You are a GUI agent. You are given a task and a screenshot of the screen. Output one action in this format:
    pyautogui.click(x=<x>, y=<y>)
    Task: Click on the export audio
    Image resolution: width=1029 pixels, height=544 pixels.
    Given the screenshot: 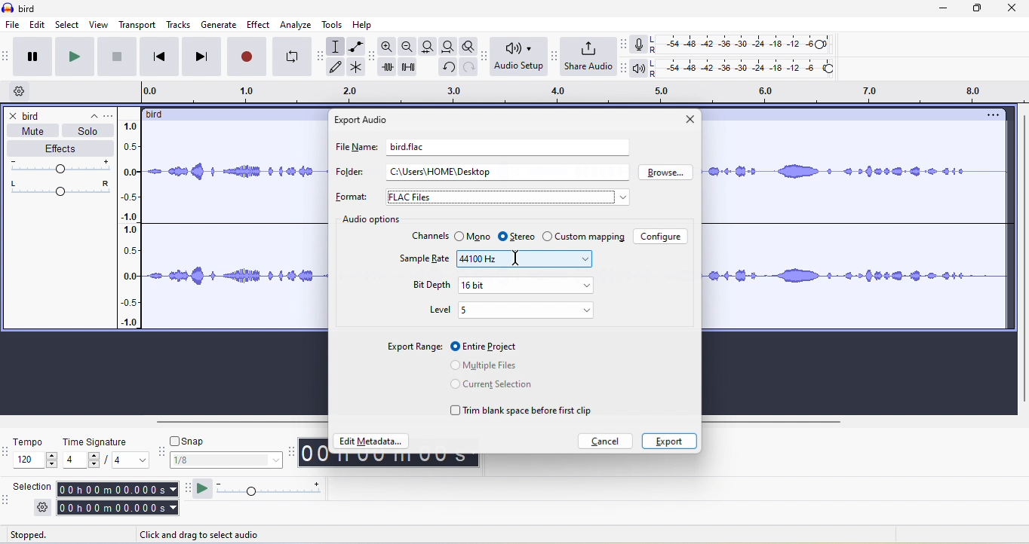 What is the action you would take?
    pyautogui.click(x=364, y=120)
    